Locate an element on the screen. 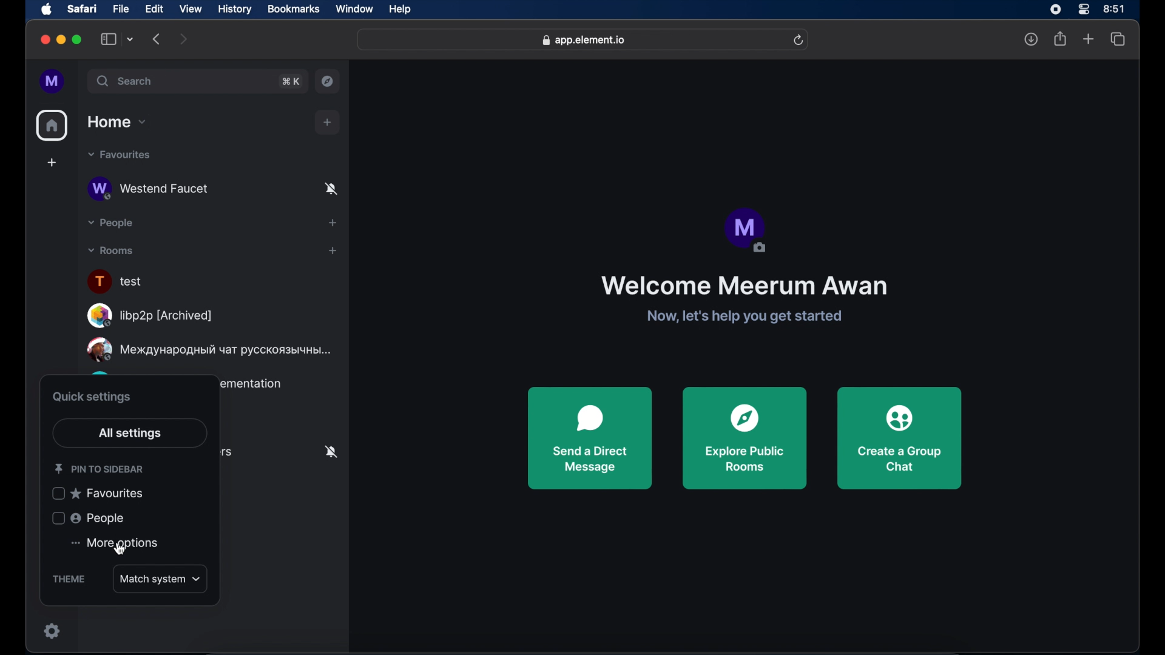  rooms dropdown is located at coordinates (111, 251).